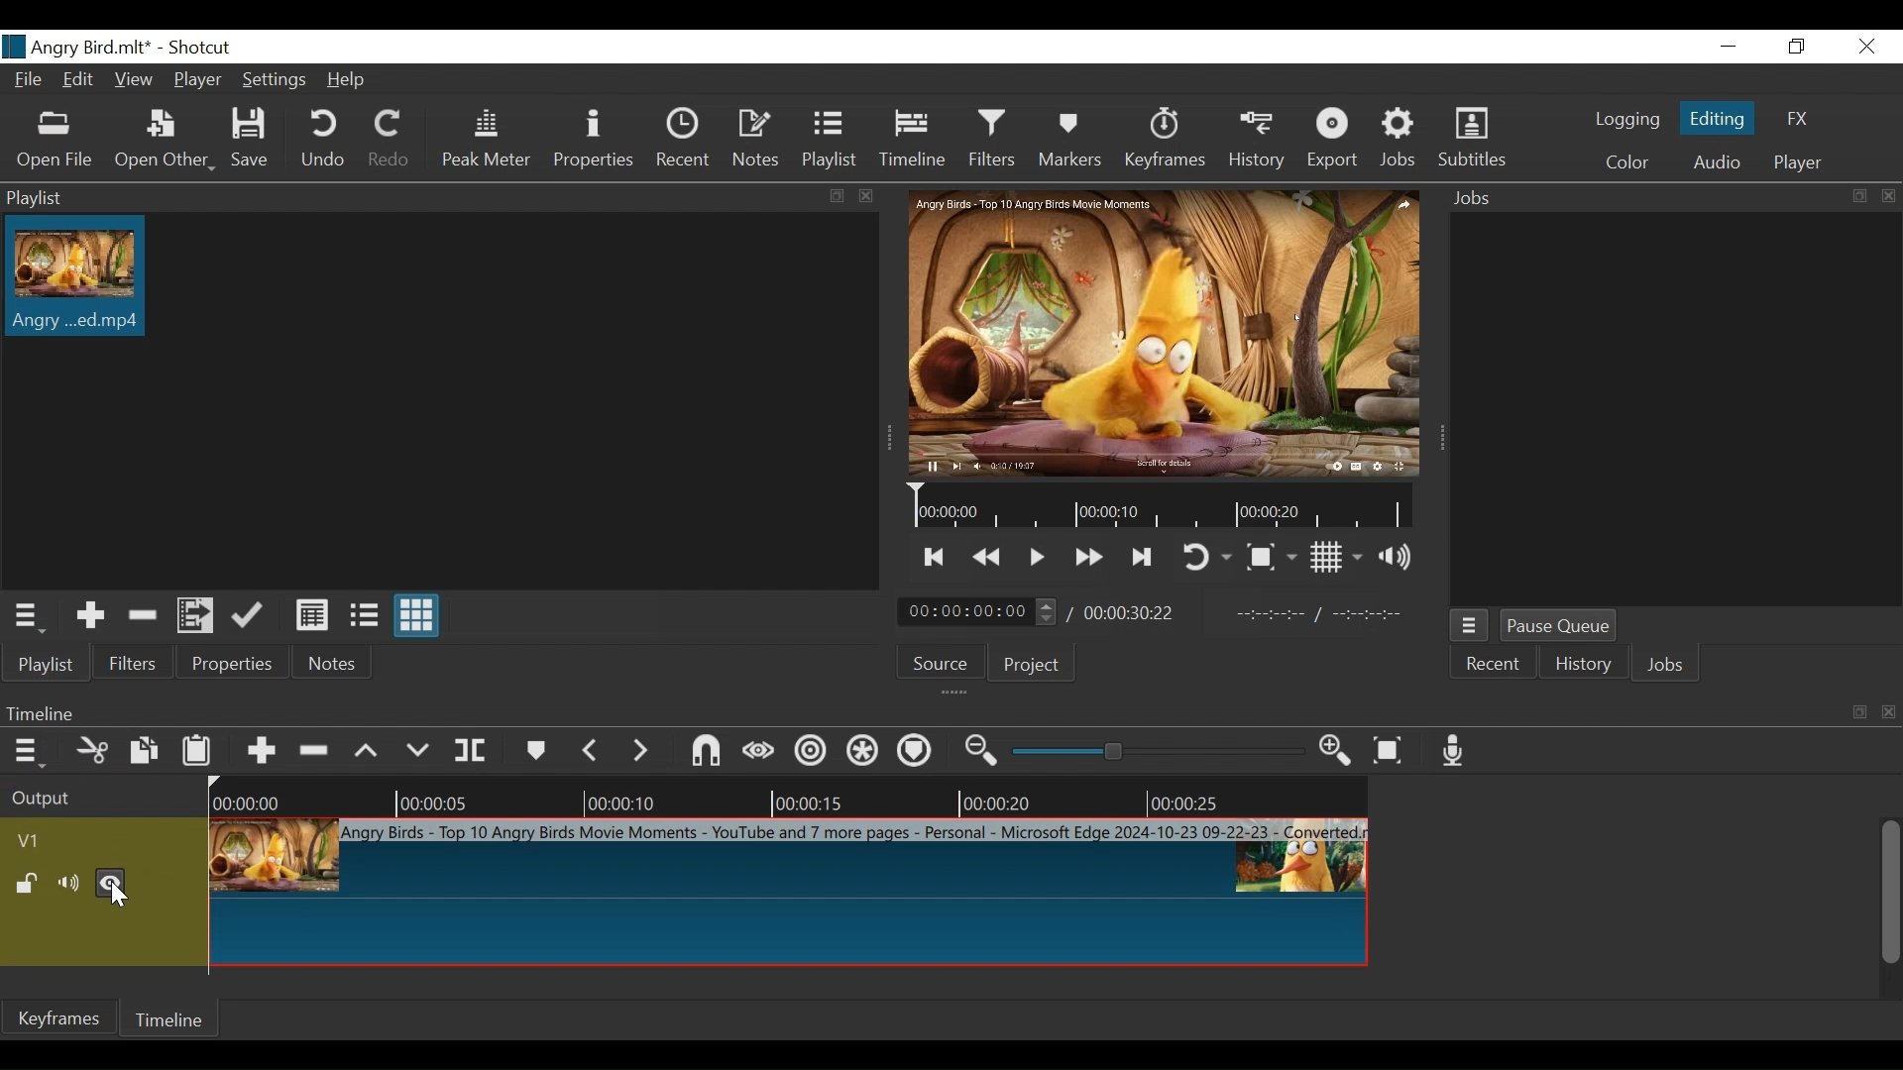 This screenshot has width=1903, height=1070. I want to click on zoom timeline out, so click(1337, 751).